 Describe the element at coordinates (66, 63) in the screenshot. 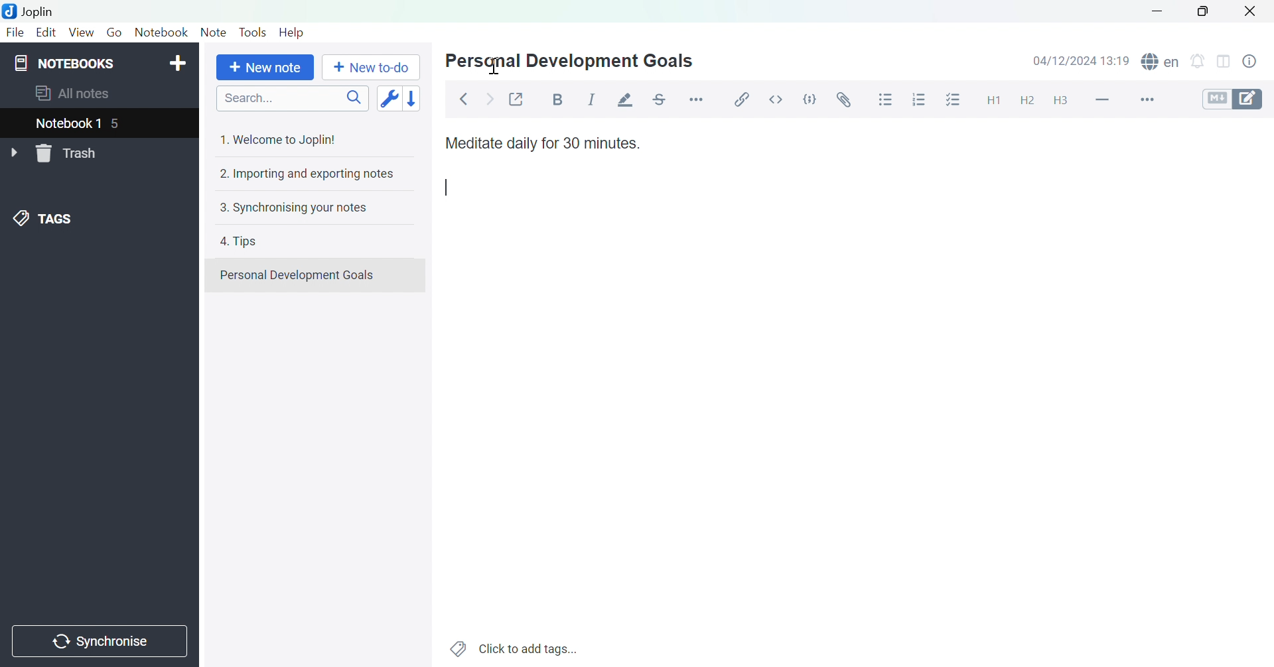

I see `NOTEBOOKS` at that location.